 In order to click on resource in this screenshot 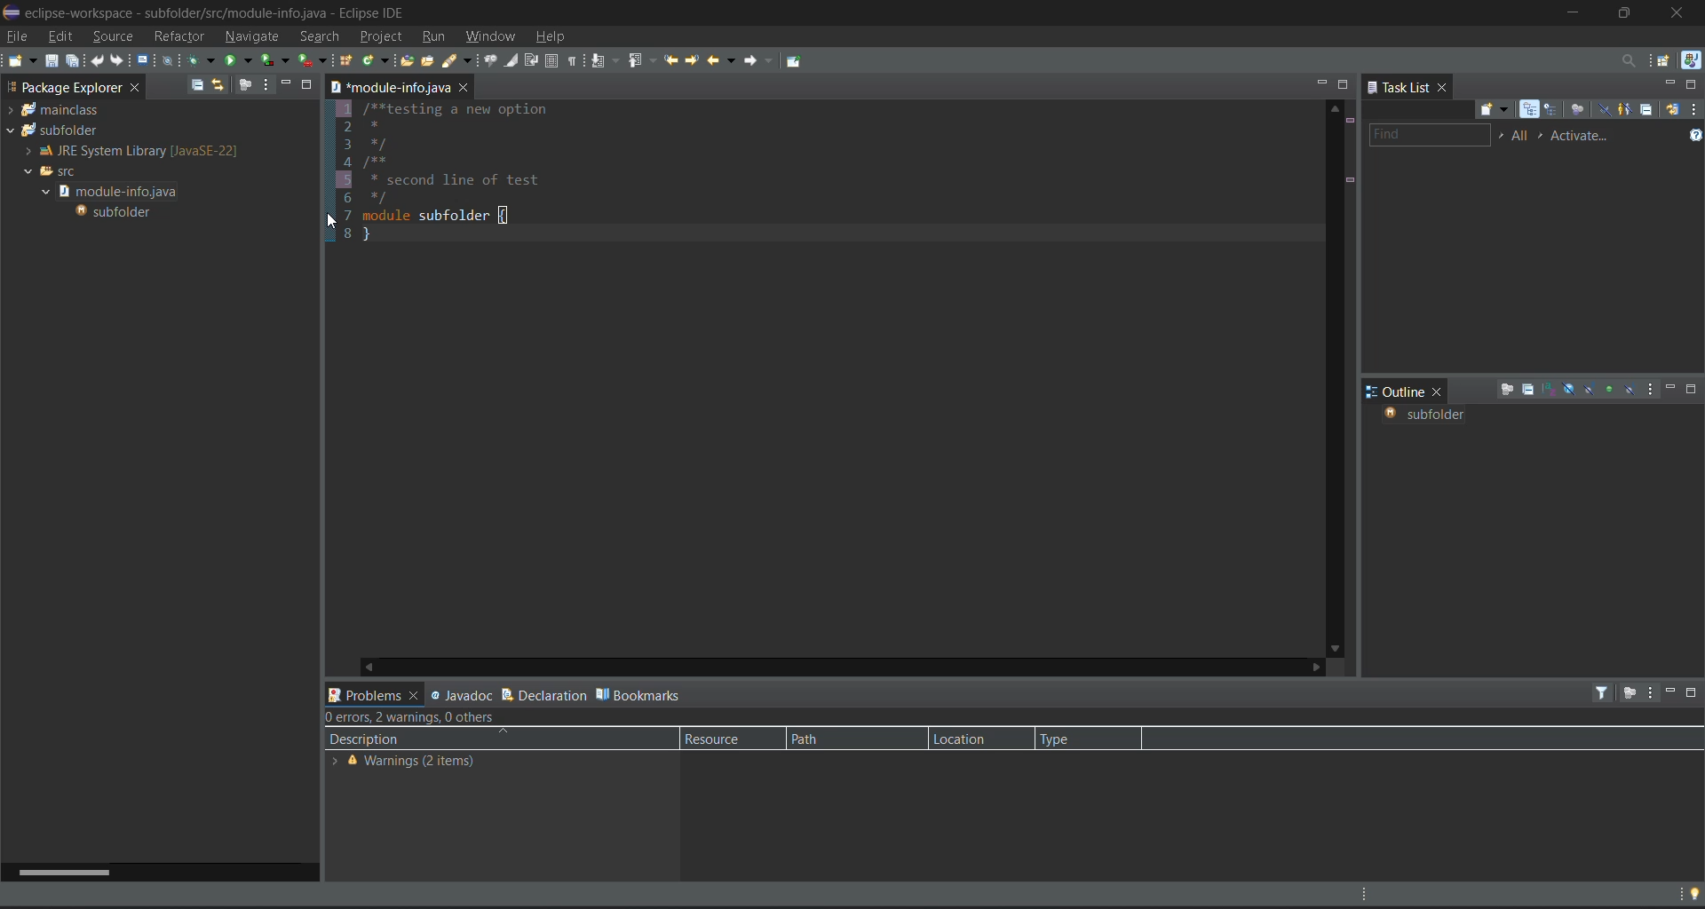, I will do `click(721, 739)`.